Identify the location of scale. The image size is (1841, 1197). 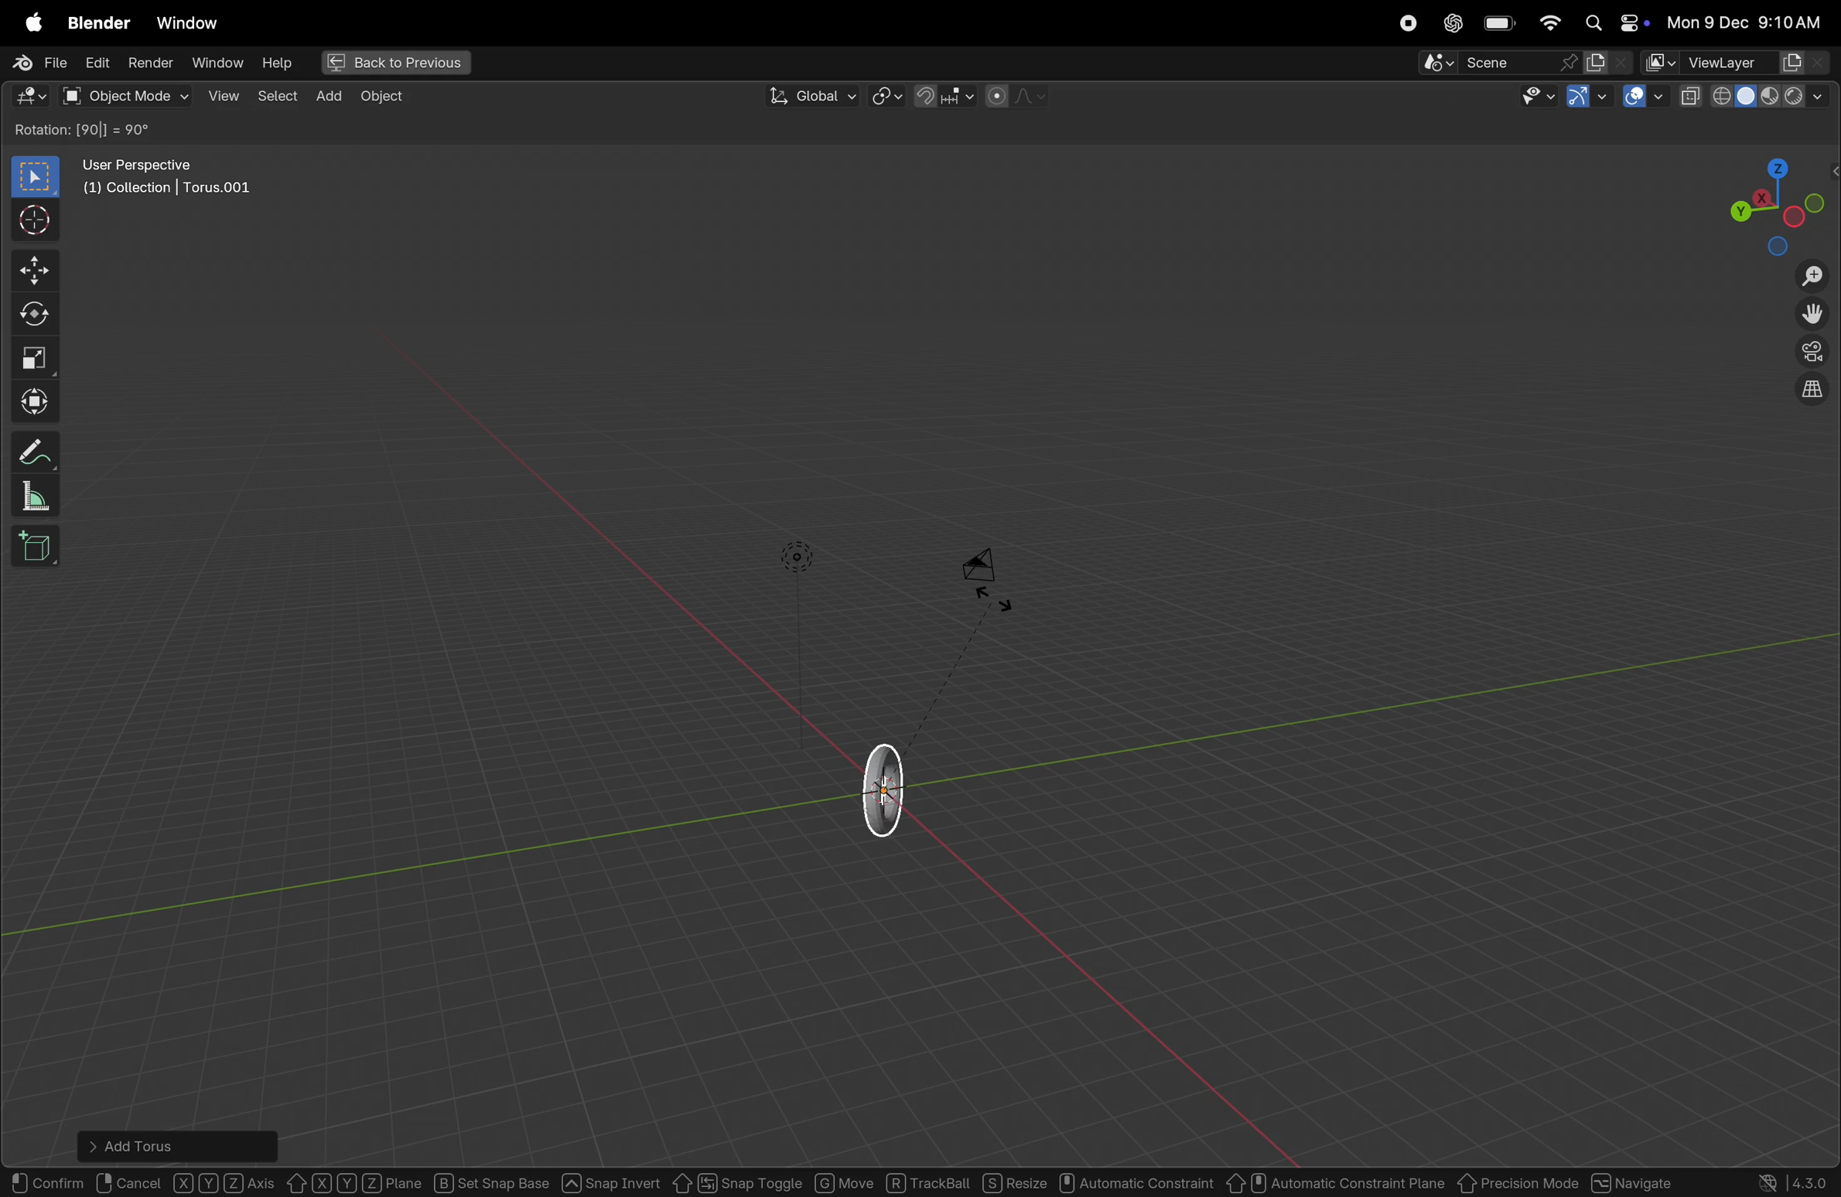
(37, 356).